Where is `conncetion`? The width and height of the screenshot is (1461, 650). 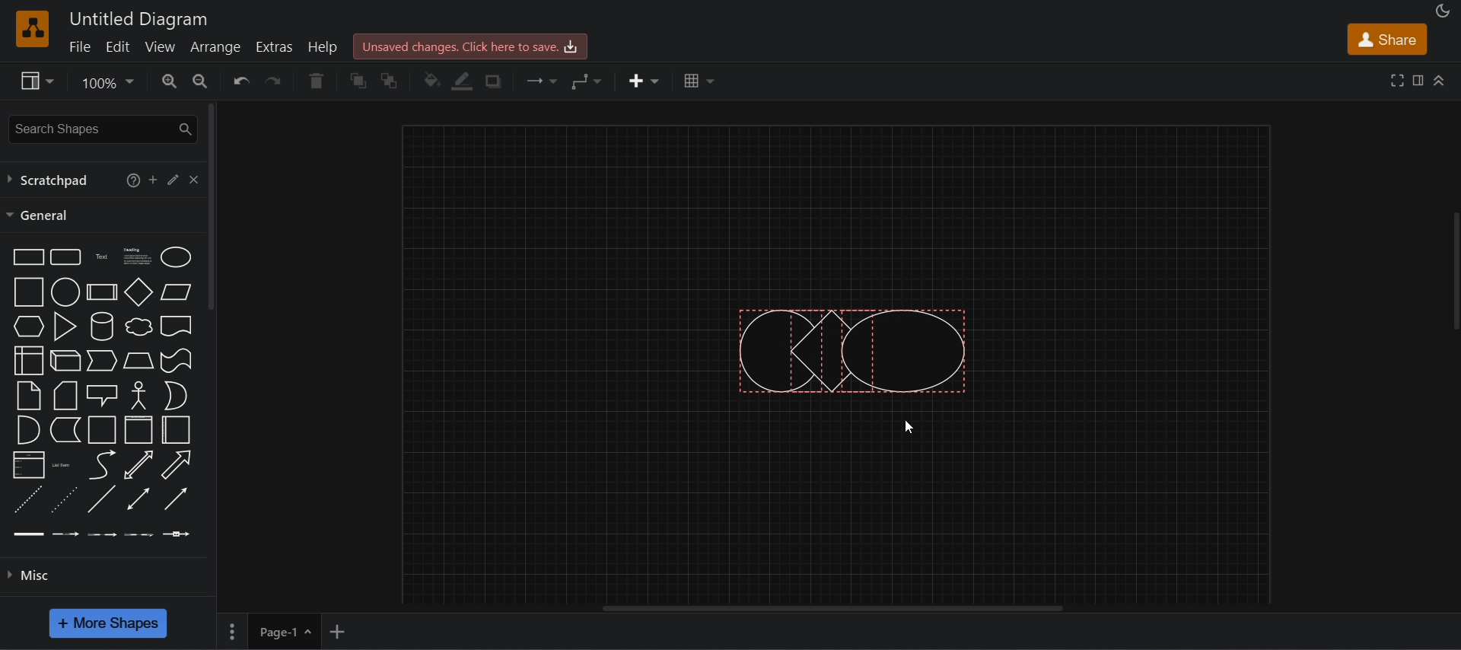 conncetion is located at coordinates (539, 79).